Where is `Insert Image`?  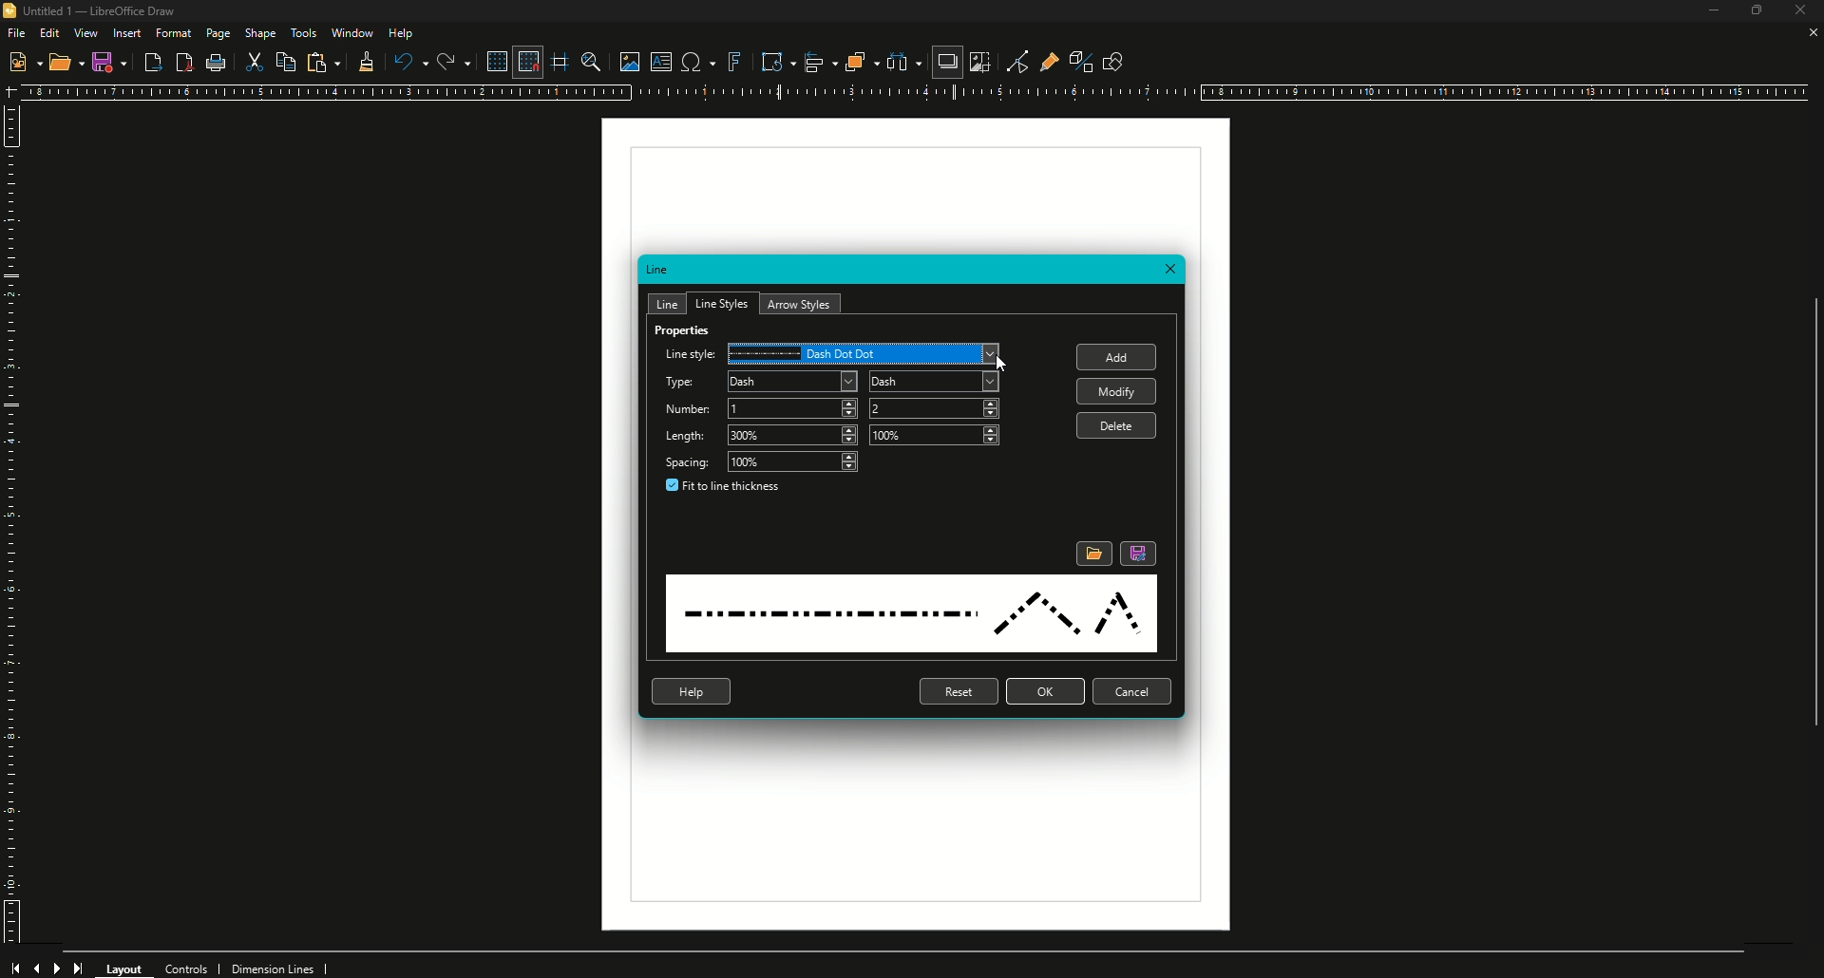
Insert Image is located at coordinates (624, 59).